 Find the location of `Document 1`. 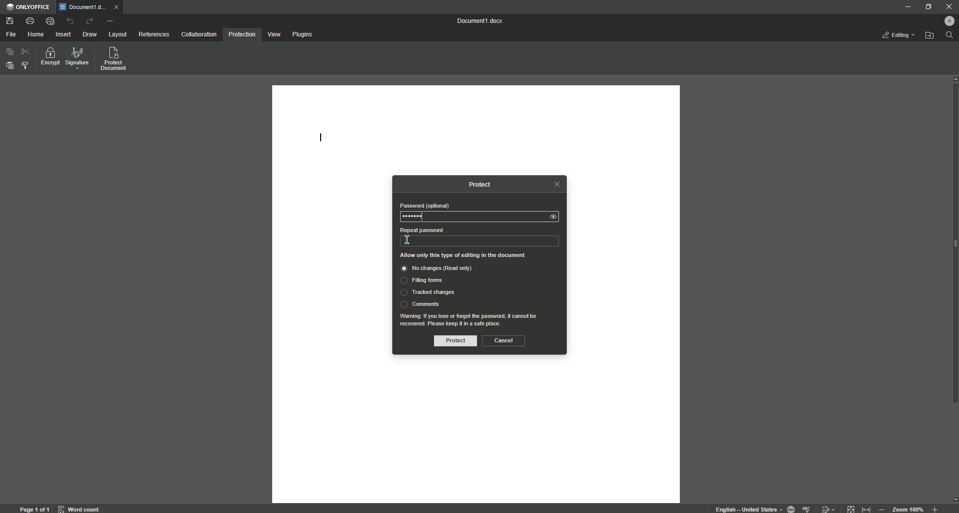

Document 1 is located at coordinates (482, 21).